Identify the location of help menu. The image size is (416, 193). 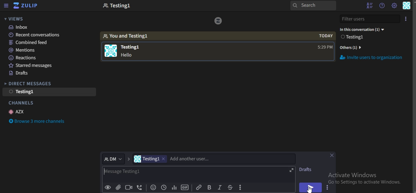
(382, 5).